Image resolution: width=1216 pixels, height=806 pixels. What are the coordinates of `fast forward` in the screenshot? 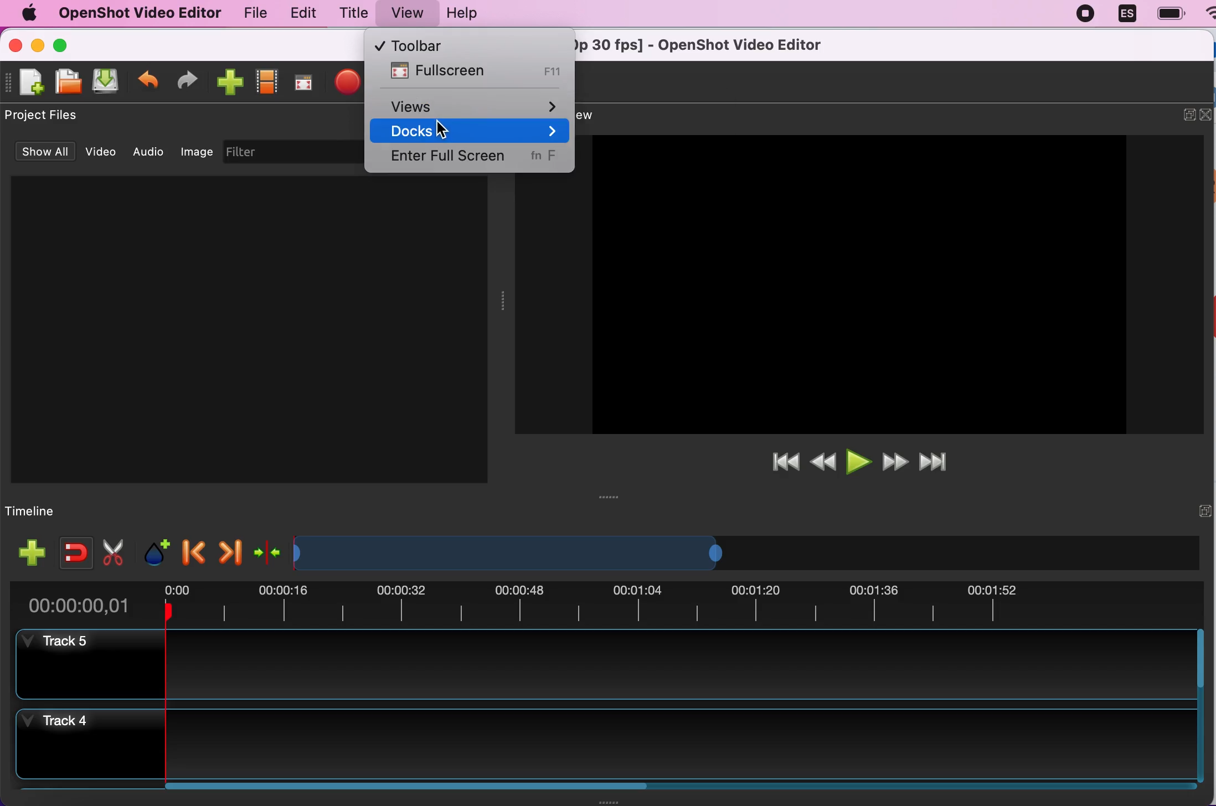 It's located at (894, 459).